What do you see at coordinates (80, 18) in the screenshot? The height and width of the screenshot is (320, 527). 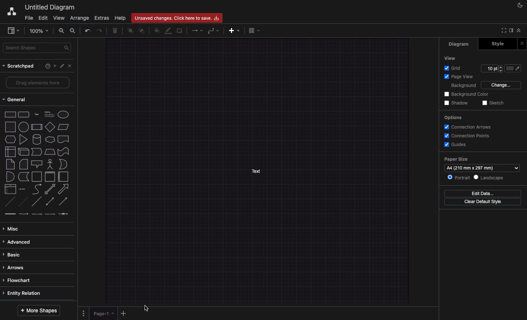 I see `Arrange` at bounding box center [80, 18].